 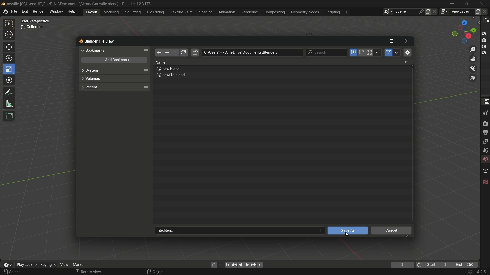 What do you see at coordinates (348, 234) in the screenshot?
I see `text Cursor` at bounding box center [348, 234].